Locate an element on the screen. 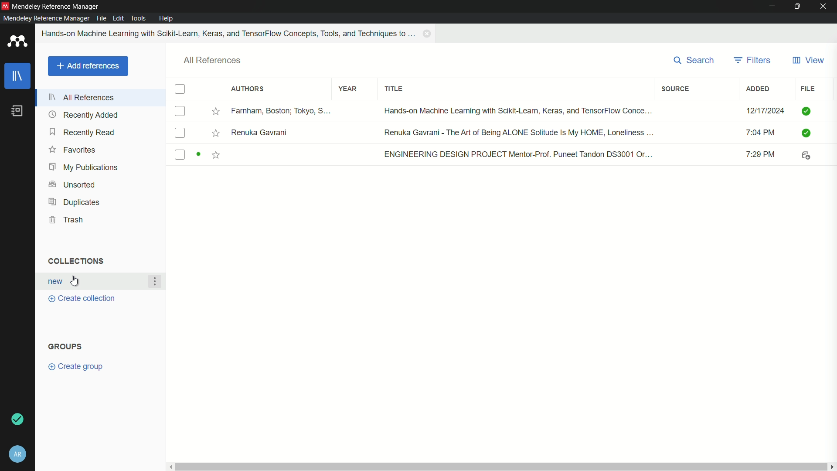 The width and height of the screenshot is (837, 471). book-2 is located at coordinates (498, 133).